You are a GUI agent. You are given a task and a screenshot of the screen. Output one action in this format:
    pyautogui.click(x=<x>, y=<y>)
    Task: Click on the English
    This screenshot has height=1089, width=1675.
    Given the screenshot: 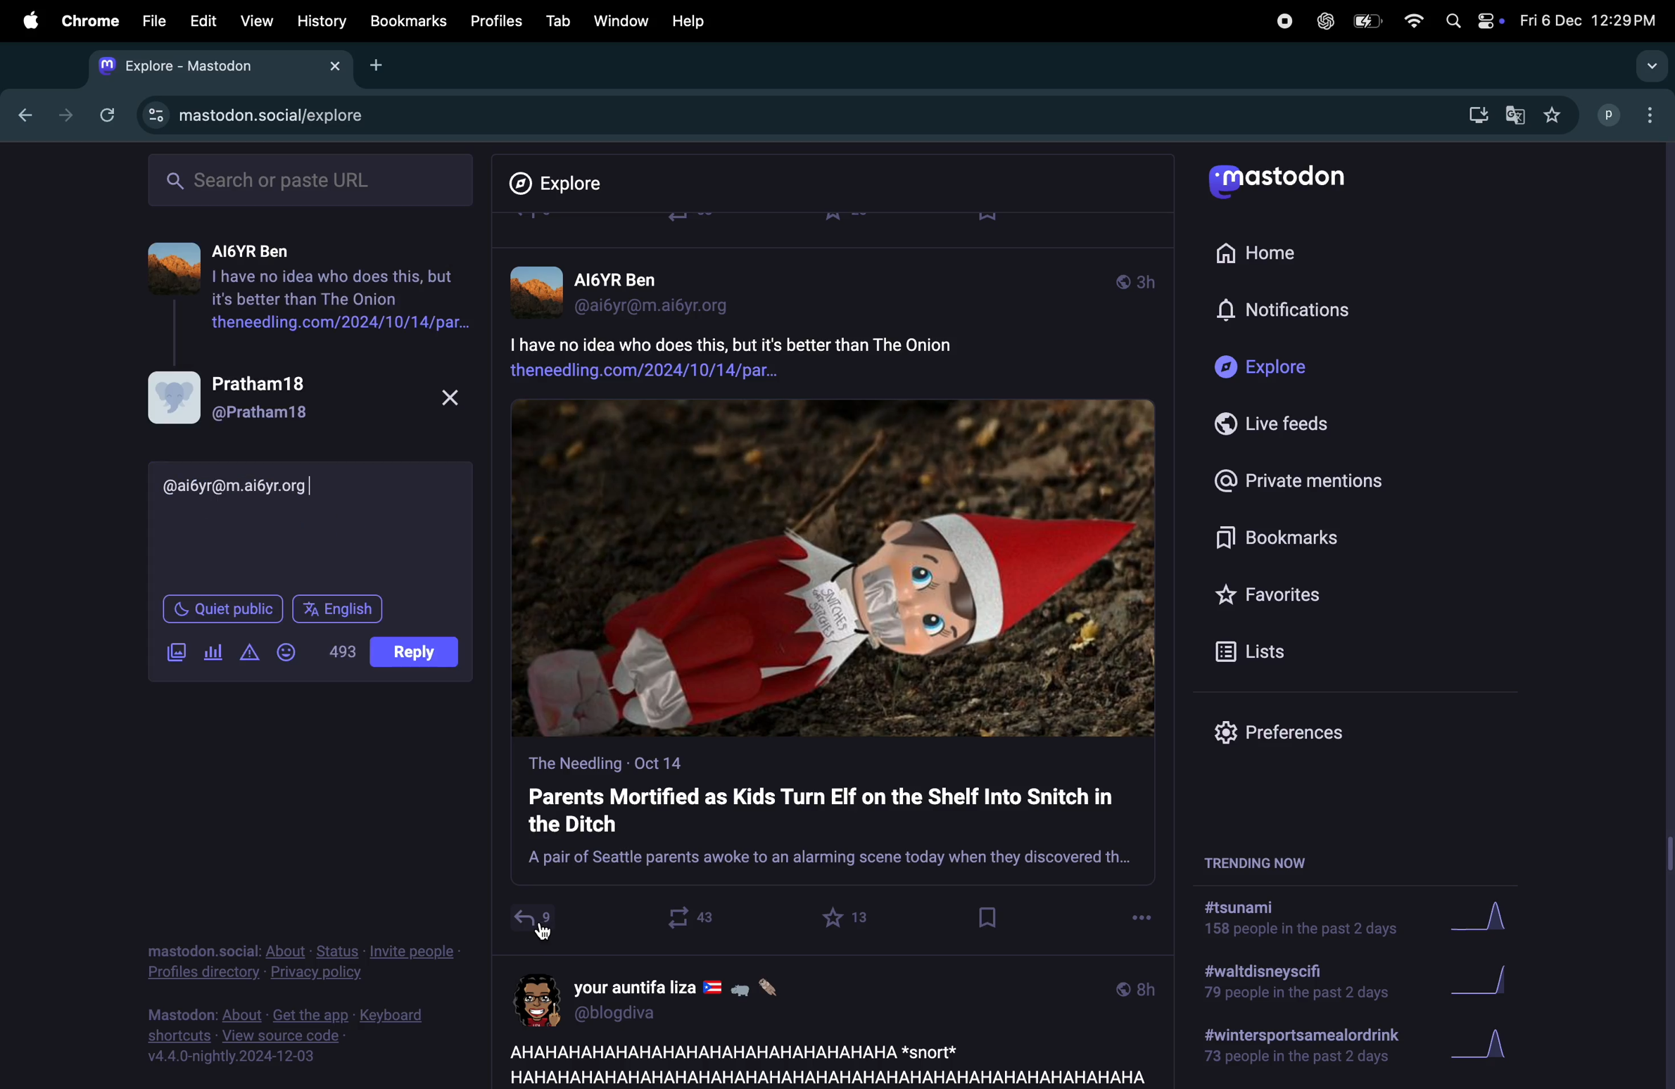 What is the action you would take?
    pyautogui.click(x=337, y=606)
    